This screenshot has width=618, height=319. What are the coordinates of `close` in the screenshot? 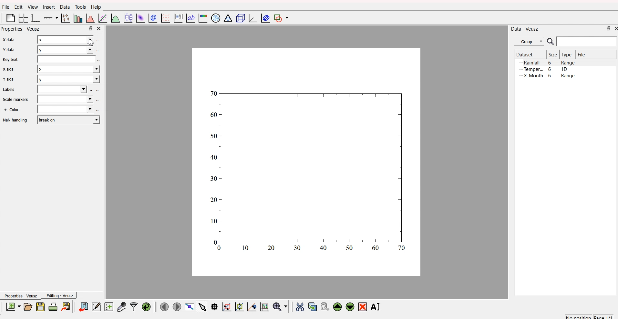 It's located at (615, 29).